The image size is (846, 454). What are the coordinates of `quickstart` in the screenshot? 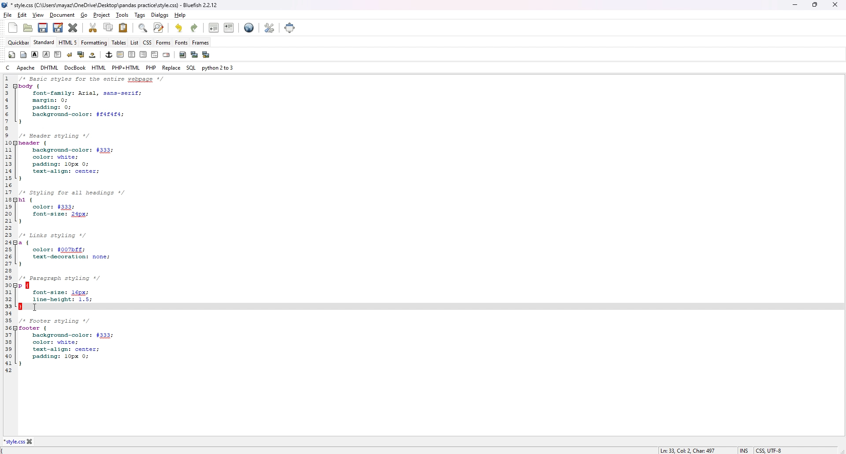 It's located at (12, 55).